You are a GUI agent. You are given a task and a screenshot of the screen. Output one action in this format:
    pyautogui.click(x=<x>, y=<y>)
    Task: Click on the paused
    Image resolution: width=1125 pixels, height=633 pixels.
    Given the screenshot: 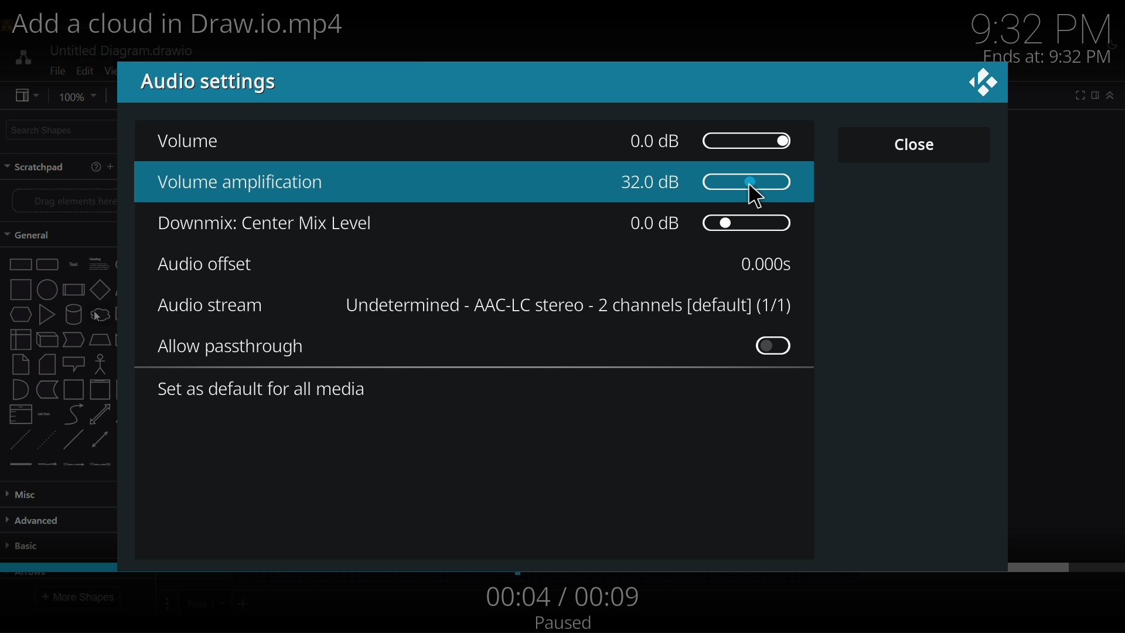 What is the action you would take?
    pyautogui.click(x=565, y=623)
    